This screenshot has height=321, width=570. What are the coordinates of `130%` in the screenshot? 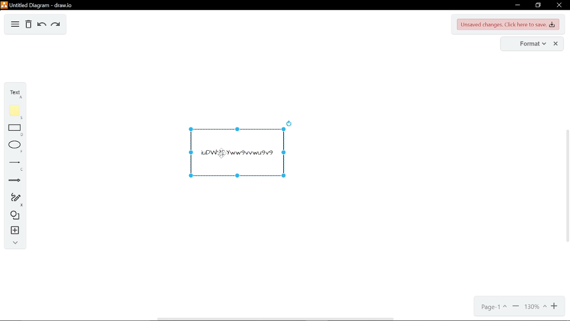 It's located at (535, 308).